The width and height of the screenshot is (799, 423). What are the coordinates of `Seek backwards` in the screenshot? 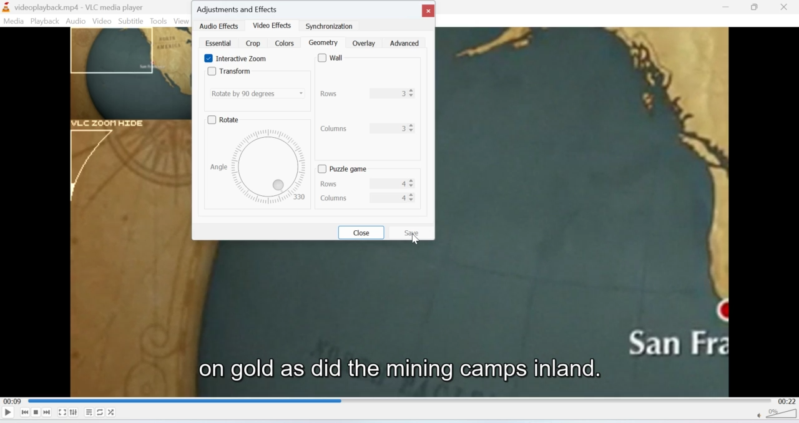 It's located at (25, 412).